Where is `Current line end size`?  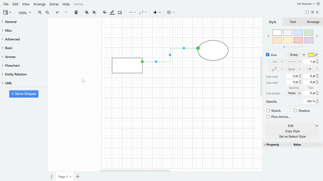 Current line end size is located at coordinates (310, 77).